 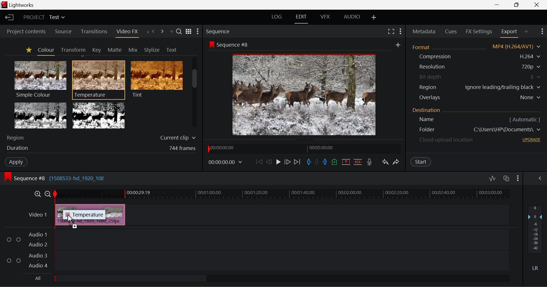 What do you see at coordinates (431, 76) in the screenshot?
I see `Bit depth` at bounding box center [431, 76].